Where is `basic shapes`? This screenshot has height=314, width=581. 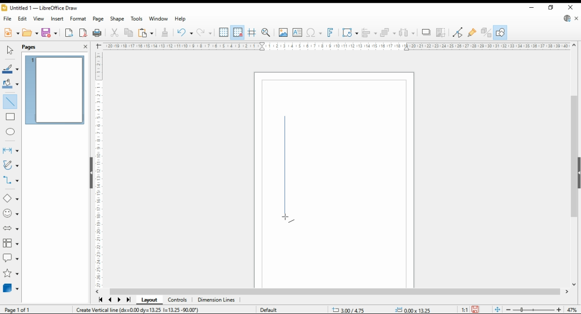
basic shapes is located at coordinates (9, 199).